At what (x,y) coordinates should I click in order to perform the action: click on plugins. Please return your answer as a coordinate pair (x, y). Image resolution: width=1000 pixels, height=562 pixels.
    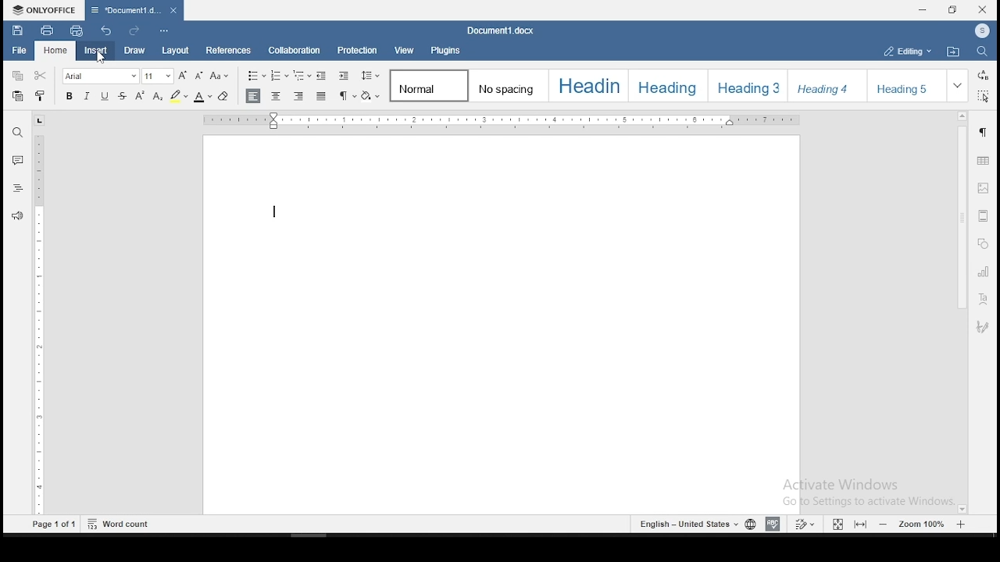
    Looking at the image, I should click on (446, 49).